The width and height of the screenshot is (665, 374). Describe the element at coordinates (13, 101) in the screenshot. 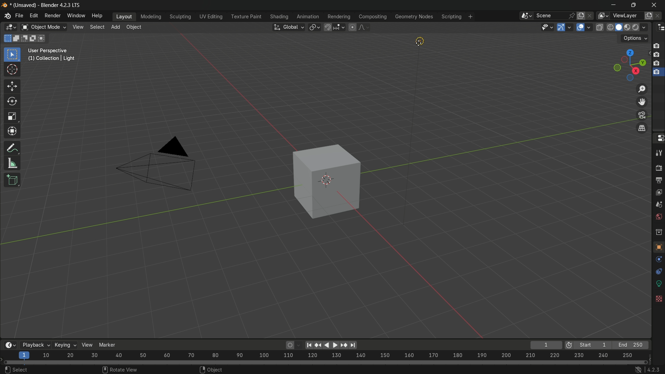

I see `rotate` at that location.